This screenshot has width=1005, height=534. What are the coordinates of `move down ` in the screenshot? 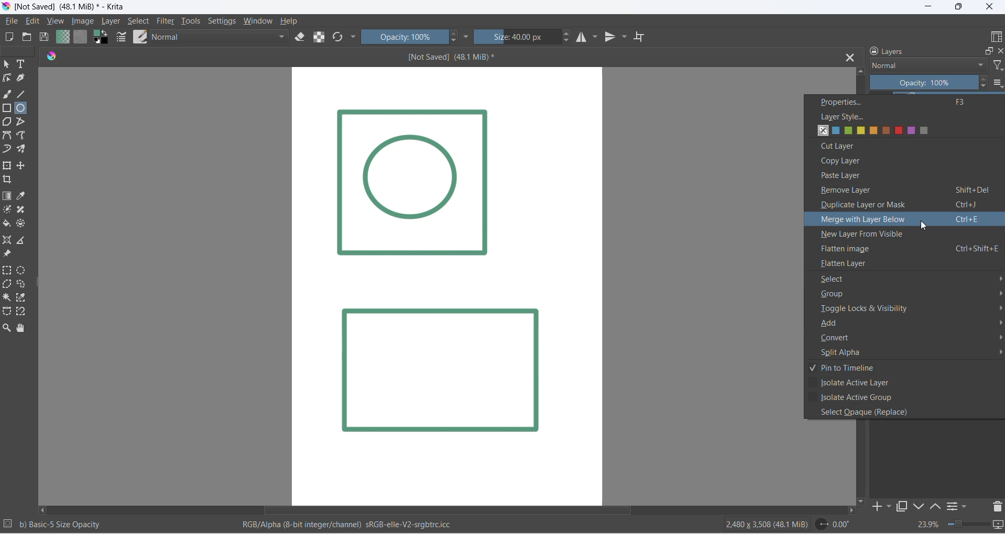 It's located at (861, 501).